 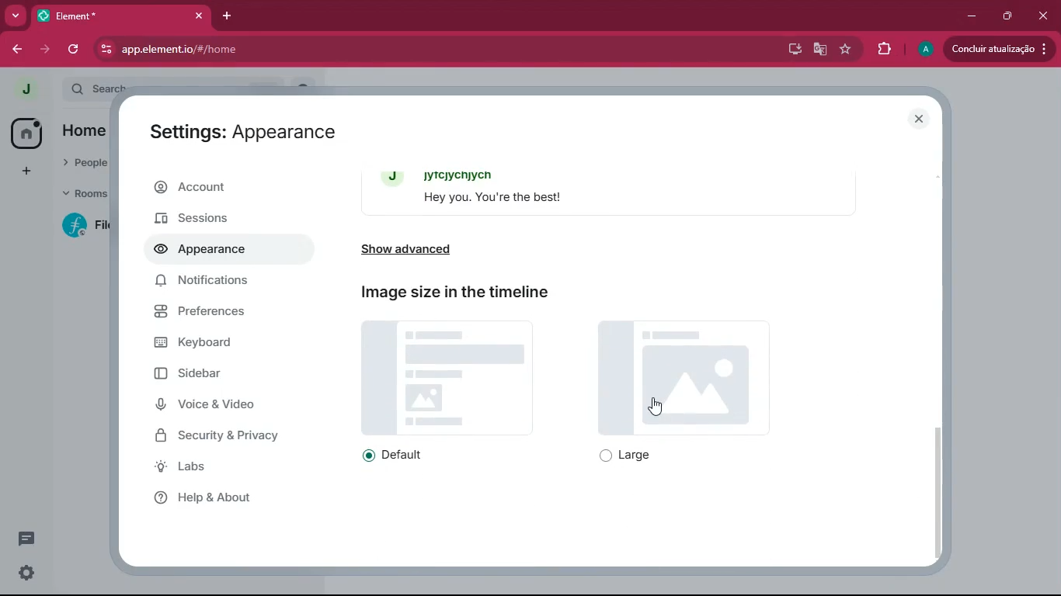 I want to click on conversations, so click(x=20, y=537).